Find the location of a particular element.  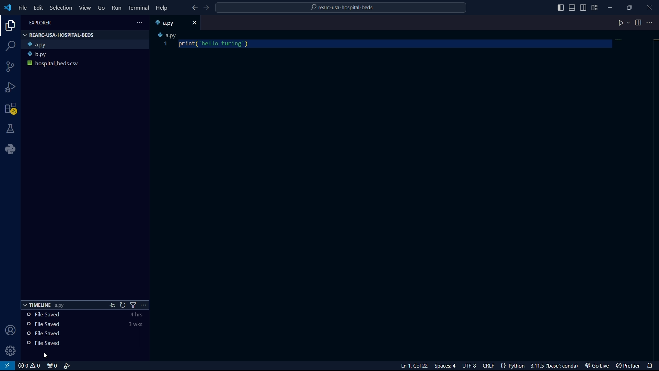

extensions is located at coordinates (12, 109).